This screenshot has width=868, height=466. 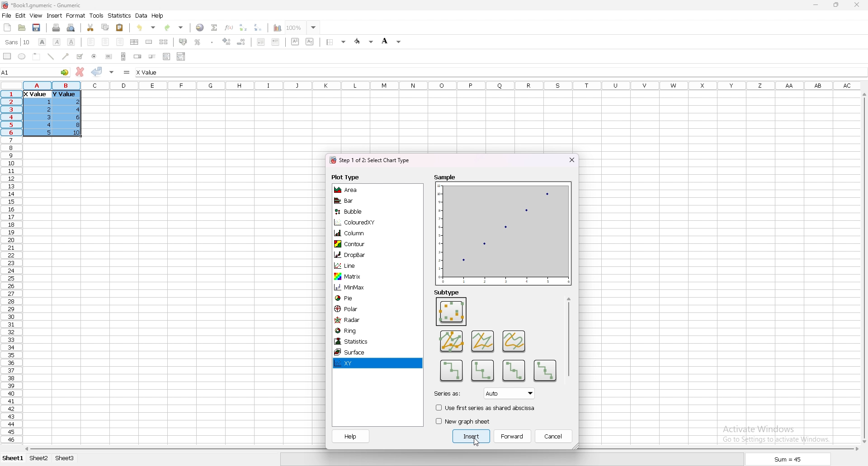 What do you see at coordinates (448, 292) in the screenshot?
I see `subtype` at bounding box center [448, 292].